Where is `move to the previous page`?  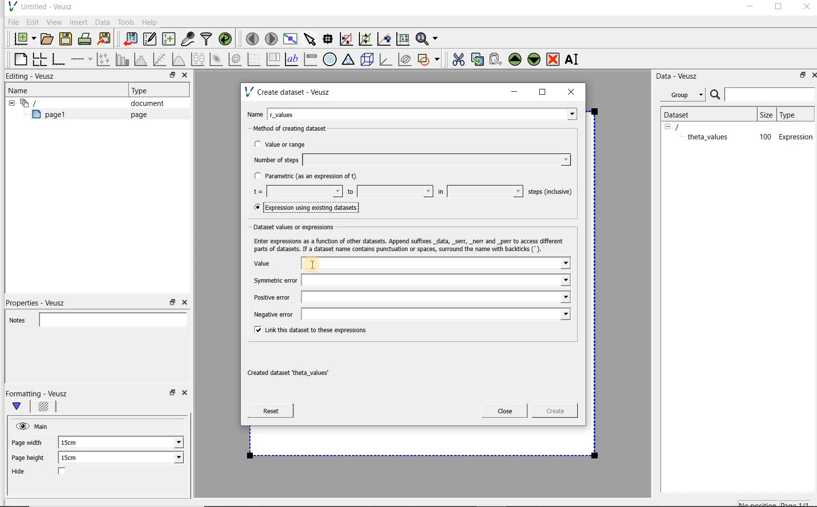 move to the previous page is located at coordinates (253, 37).